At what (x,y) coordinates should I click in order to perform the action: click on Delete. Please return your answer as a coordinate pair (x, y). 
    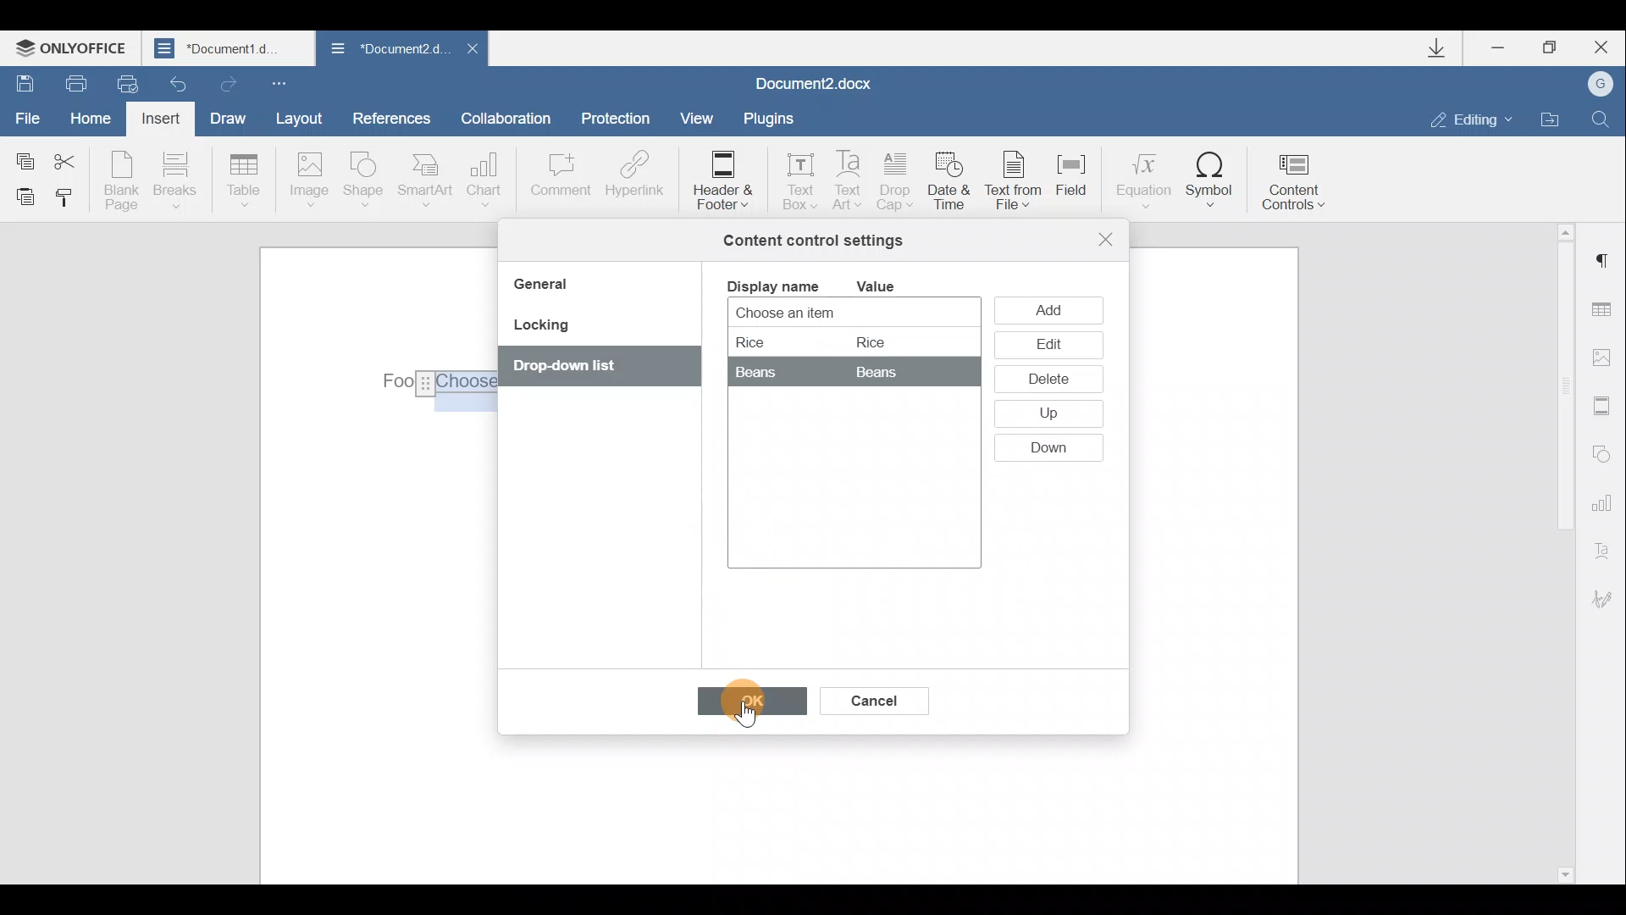
    Looking at the image, I should click on (1045, 382).